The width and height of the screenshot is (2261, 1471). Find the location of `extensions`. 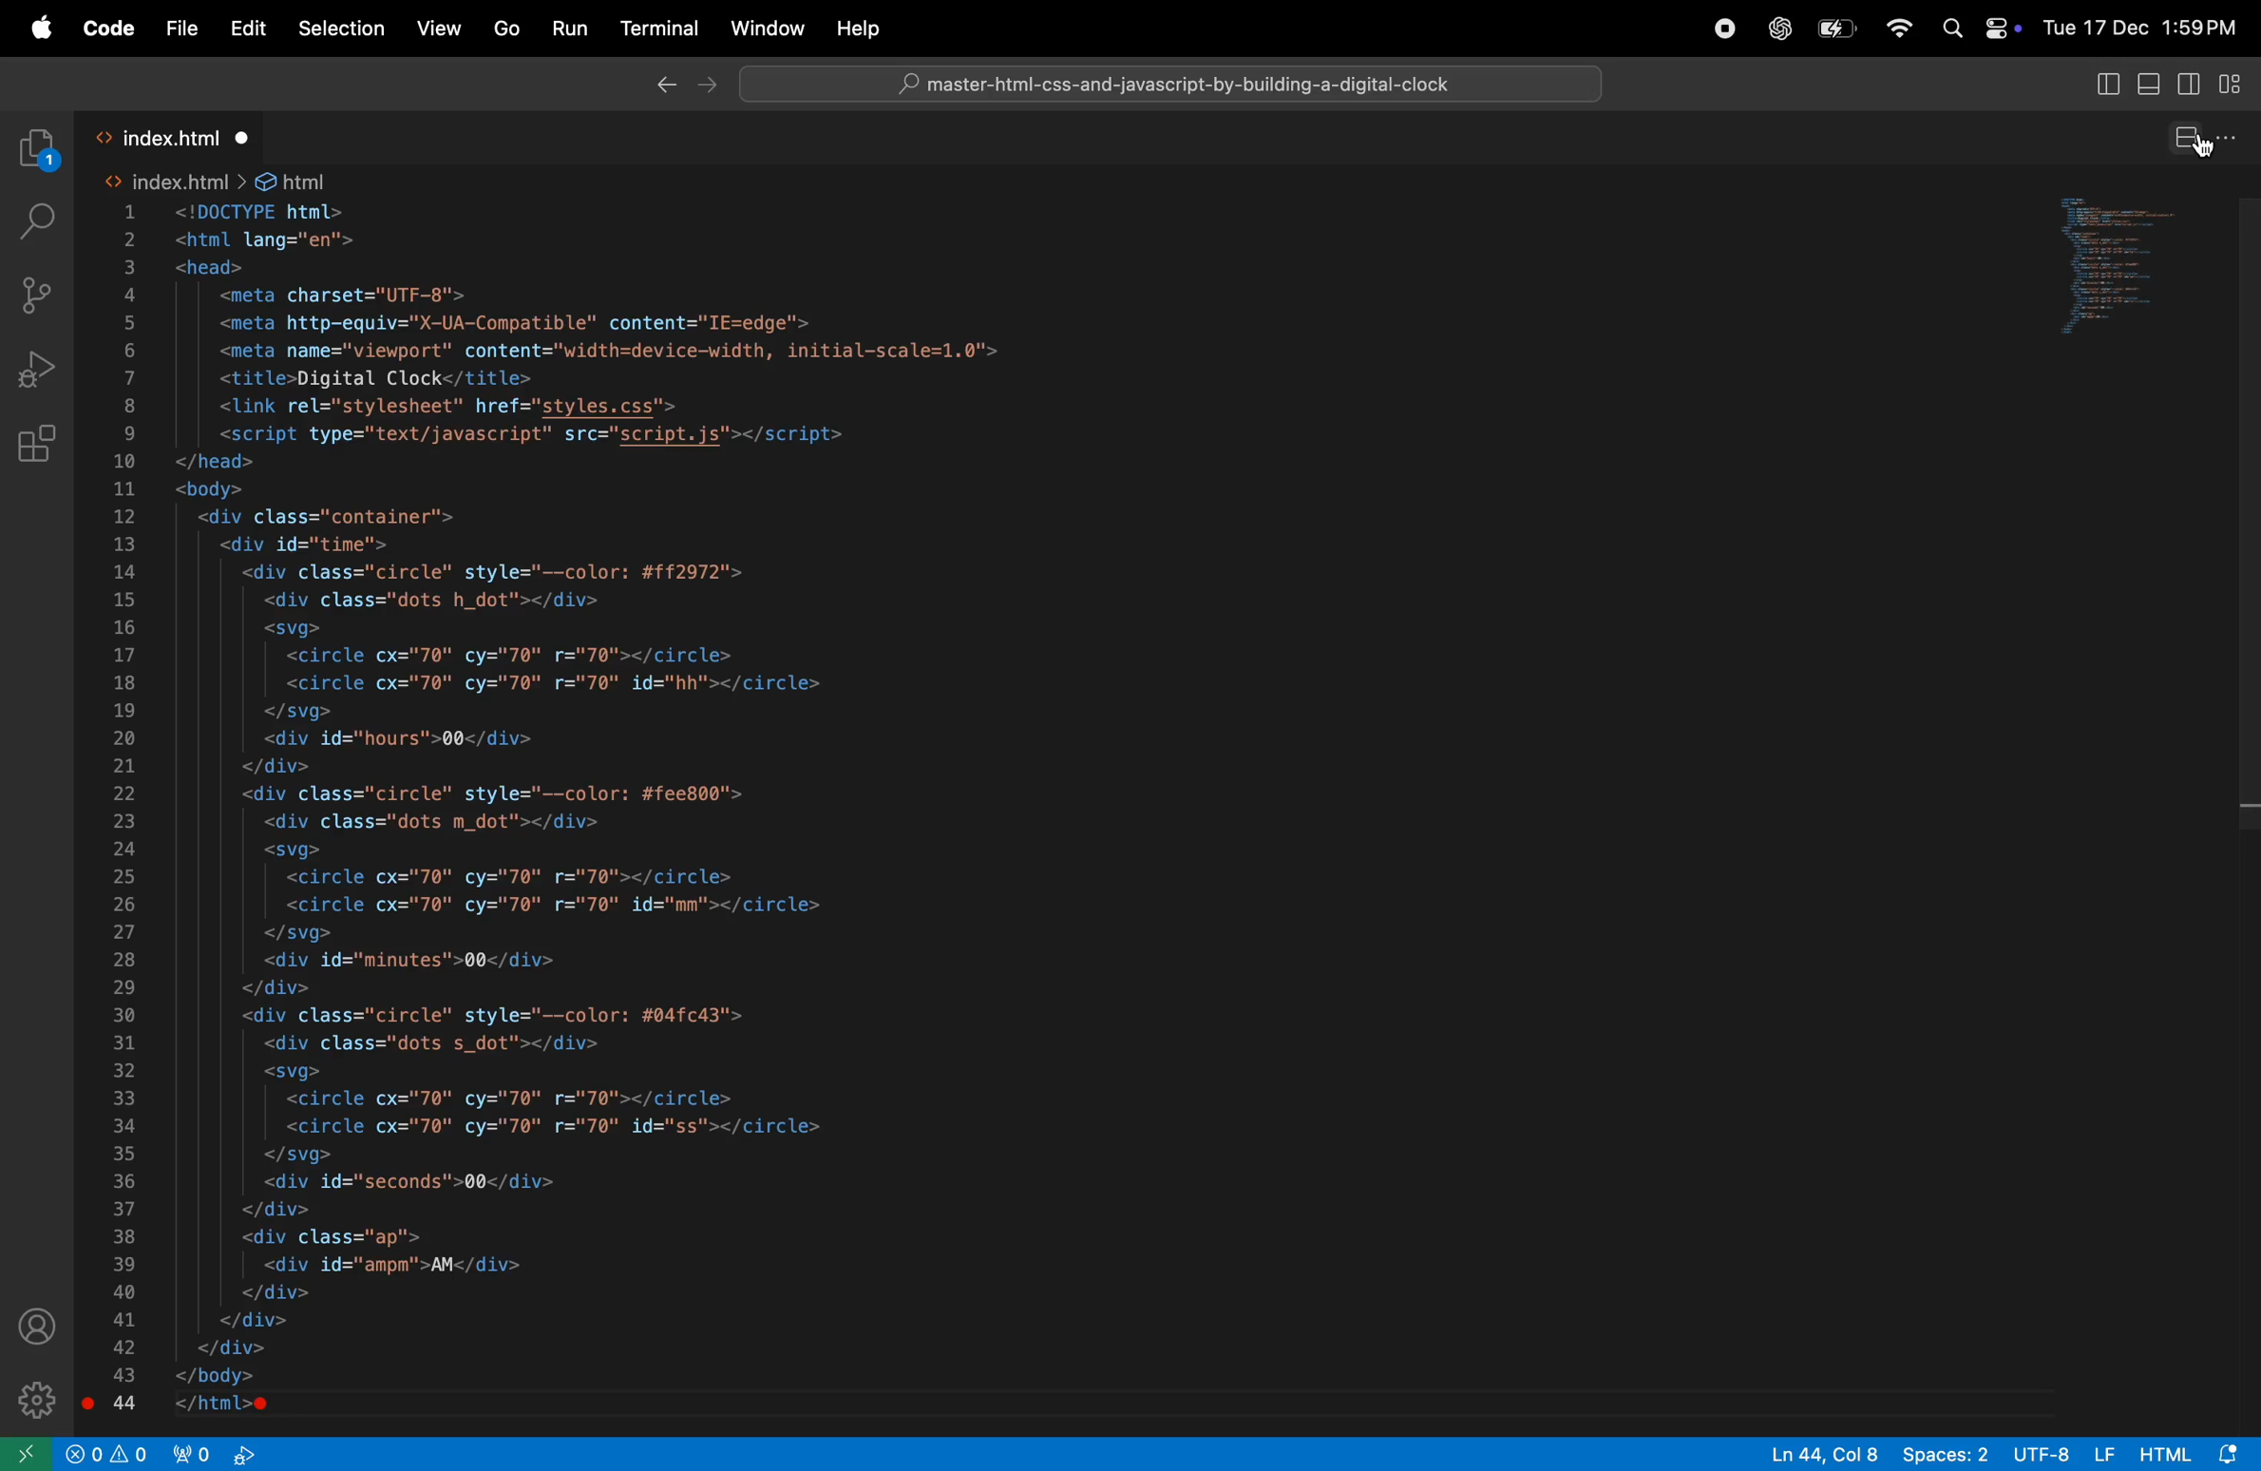

extensions is located at coordinates (40, 446).